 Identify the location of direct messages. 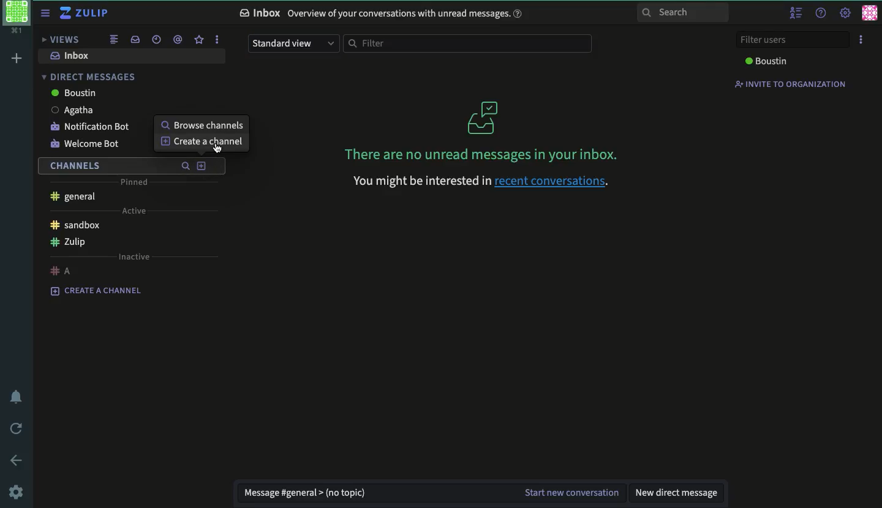
(84, 78).